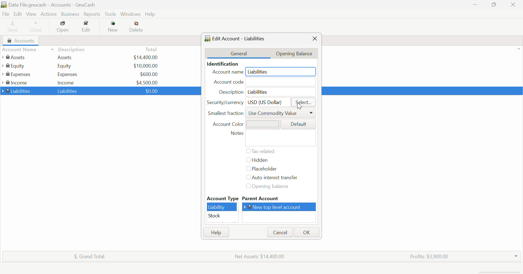 This screenshot has height=274, width=523. What do you see at coordinates (145, 57) in the screenshot?
I see `USd` at bounding box center [145, 57].